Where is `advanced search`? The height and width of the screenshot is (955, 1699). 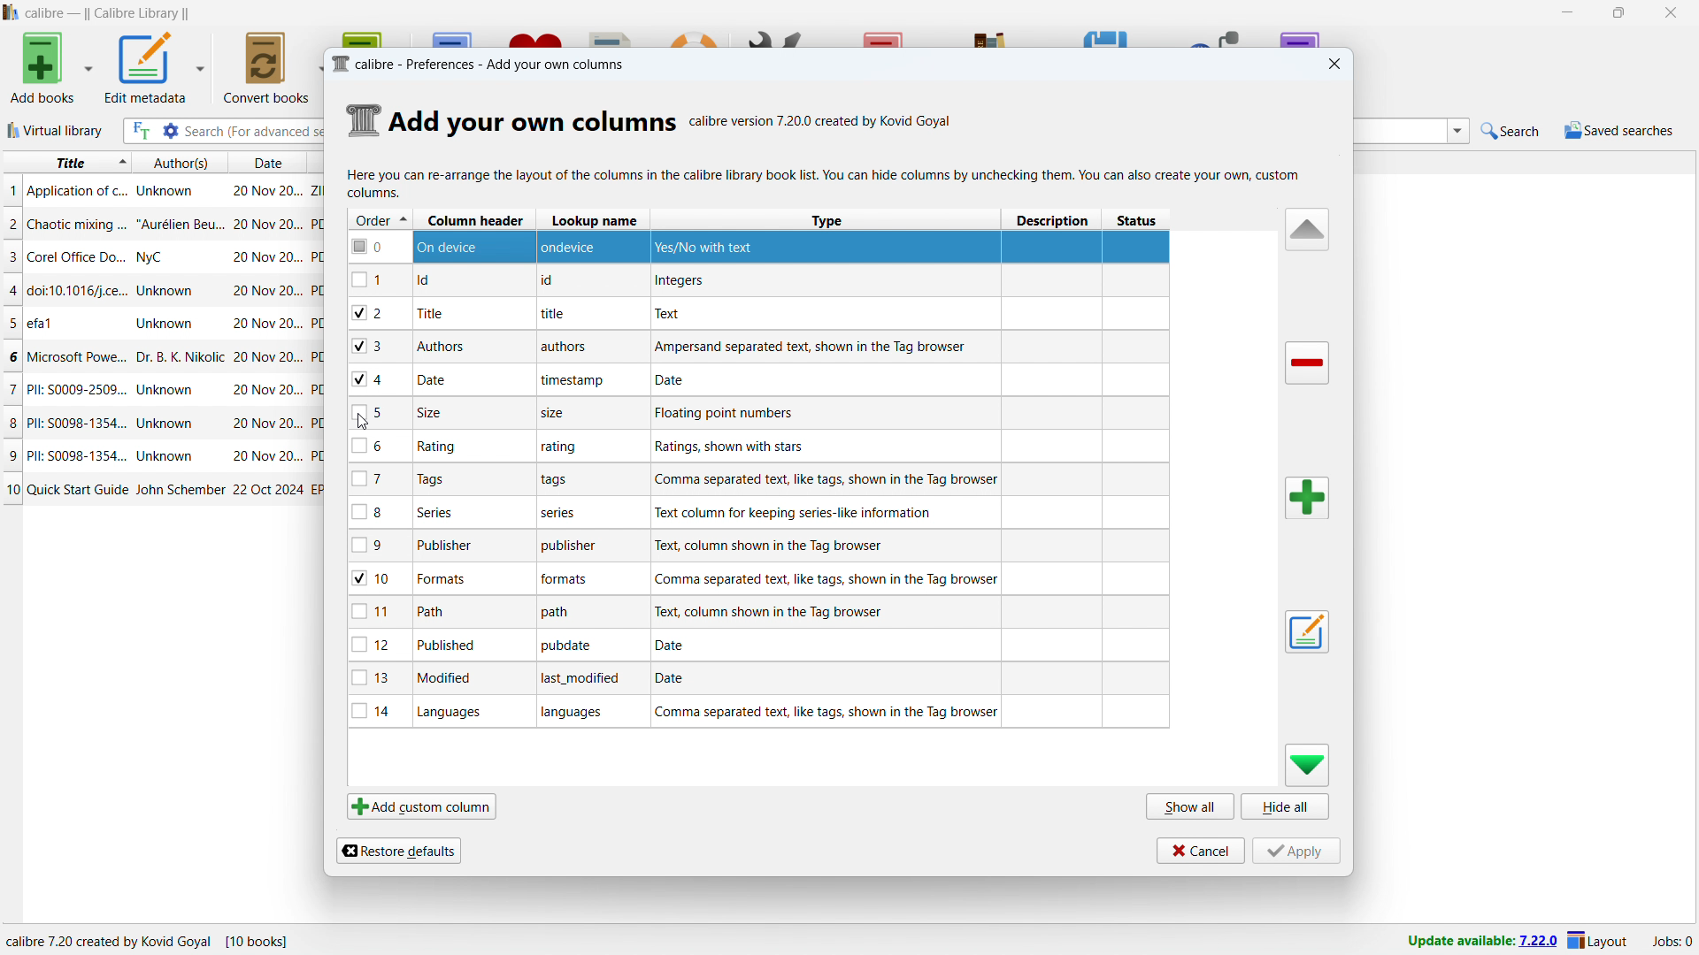
advanced search is located at coordinates (171, 131).